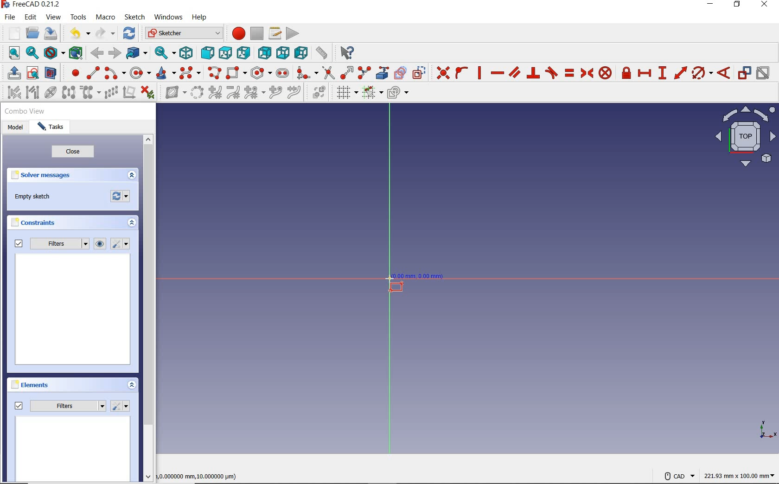 Image resolution: width=779 pixels, height=484 pixels. I want to click on create fillet, so click(305, 73).